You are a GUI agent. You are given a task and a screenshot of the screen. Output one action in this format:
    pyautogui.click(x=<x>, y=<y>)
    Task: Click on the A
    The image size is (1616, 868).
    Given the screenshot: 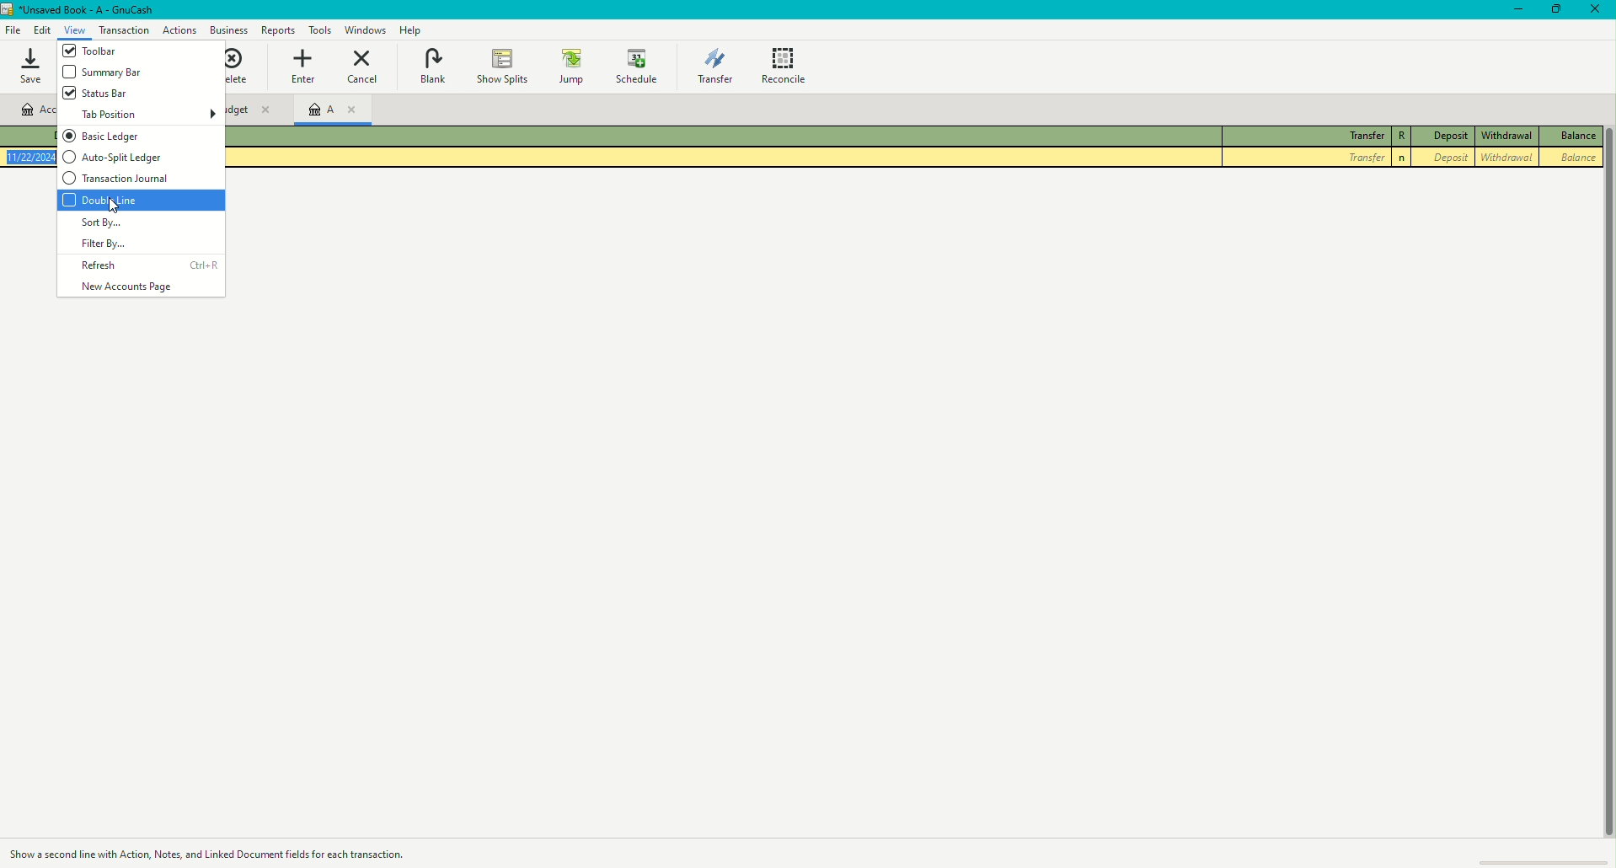 What is the action you would take?
    pyautogui.click(x=340, y=110)
    